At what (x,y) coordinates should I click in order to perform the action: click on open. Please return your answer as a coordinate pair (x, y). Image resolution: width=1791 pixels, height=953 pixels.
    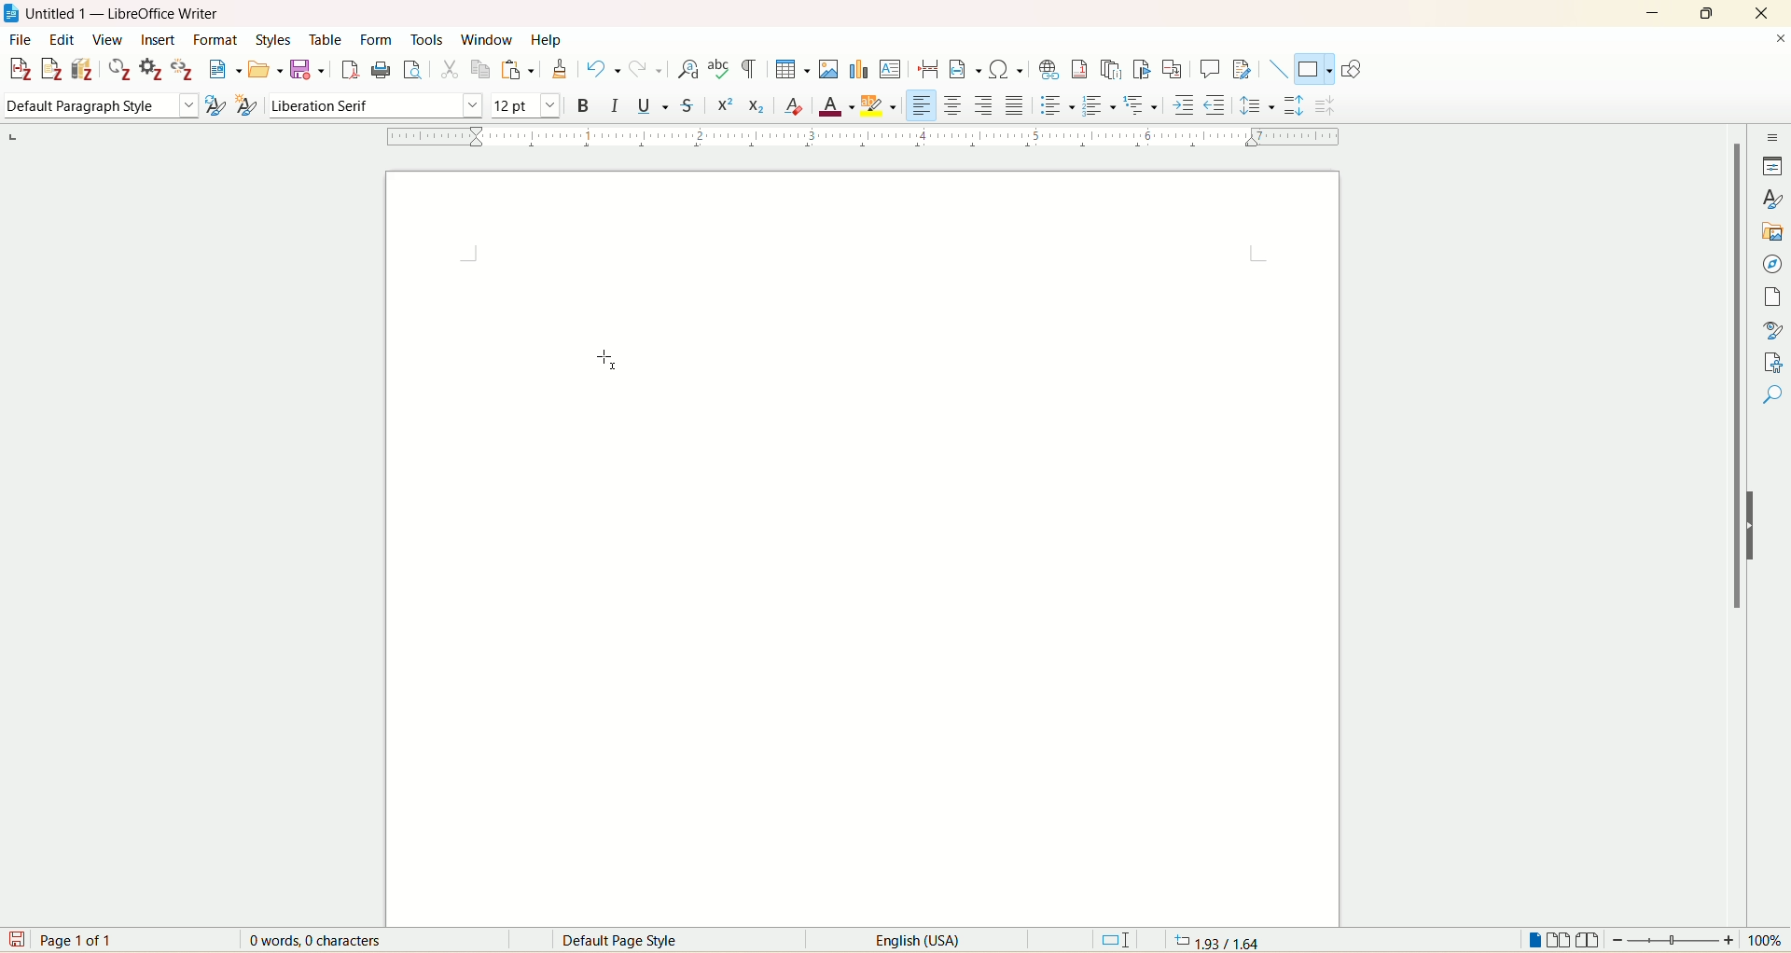
    Looking at the image, I should click on (265, 70).